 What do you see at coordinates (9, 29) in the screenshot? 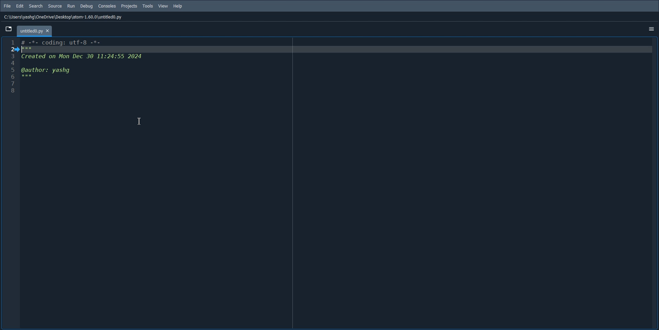
I see `Browse tab` at bounding box center [9, 29].